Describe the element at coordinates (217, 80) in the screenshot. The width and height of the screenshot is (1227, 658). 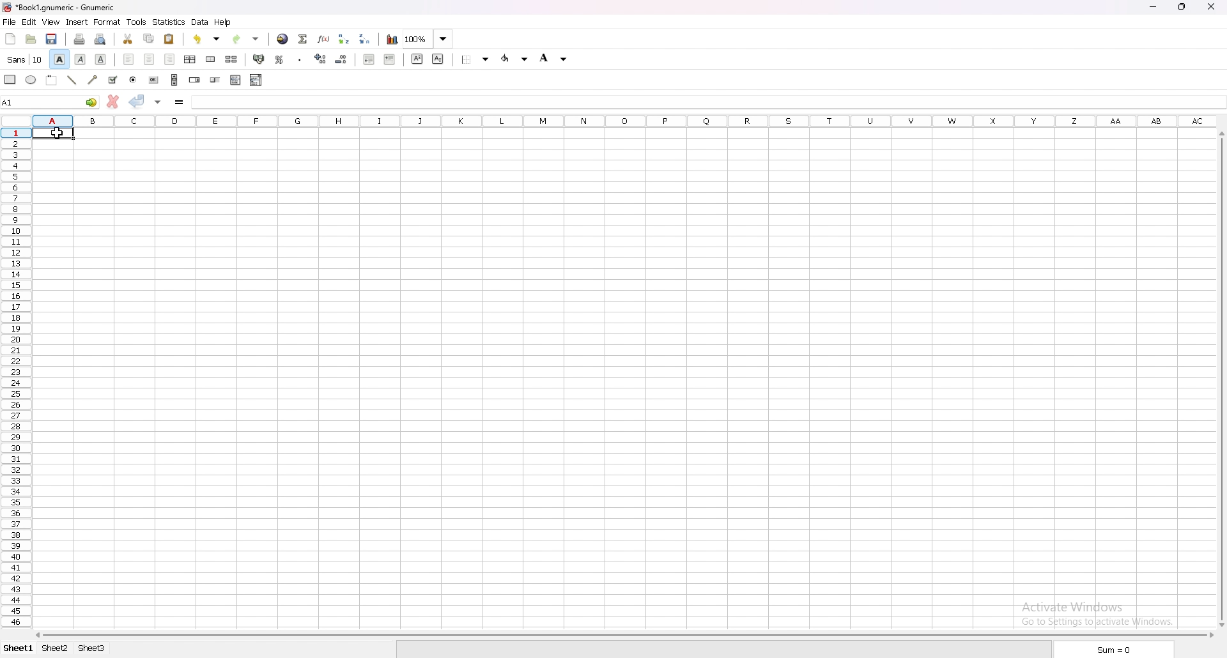
I see `slider` at that location.